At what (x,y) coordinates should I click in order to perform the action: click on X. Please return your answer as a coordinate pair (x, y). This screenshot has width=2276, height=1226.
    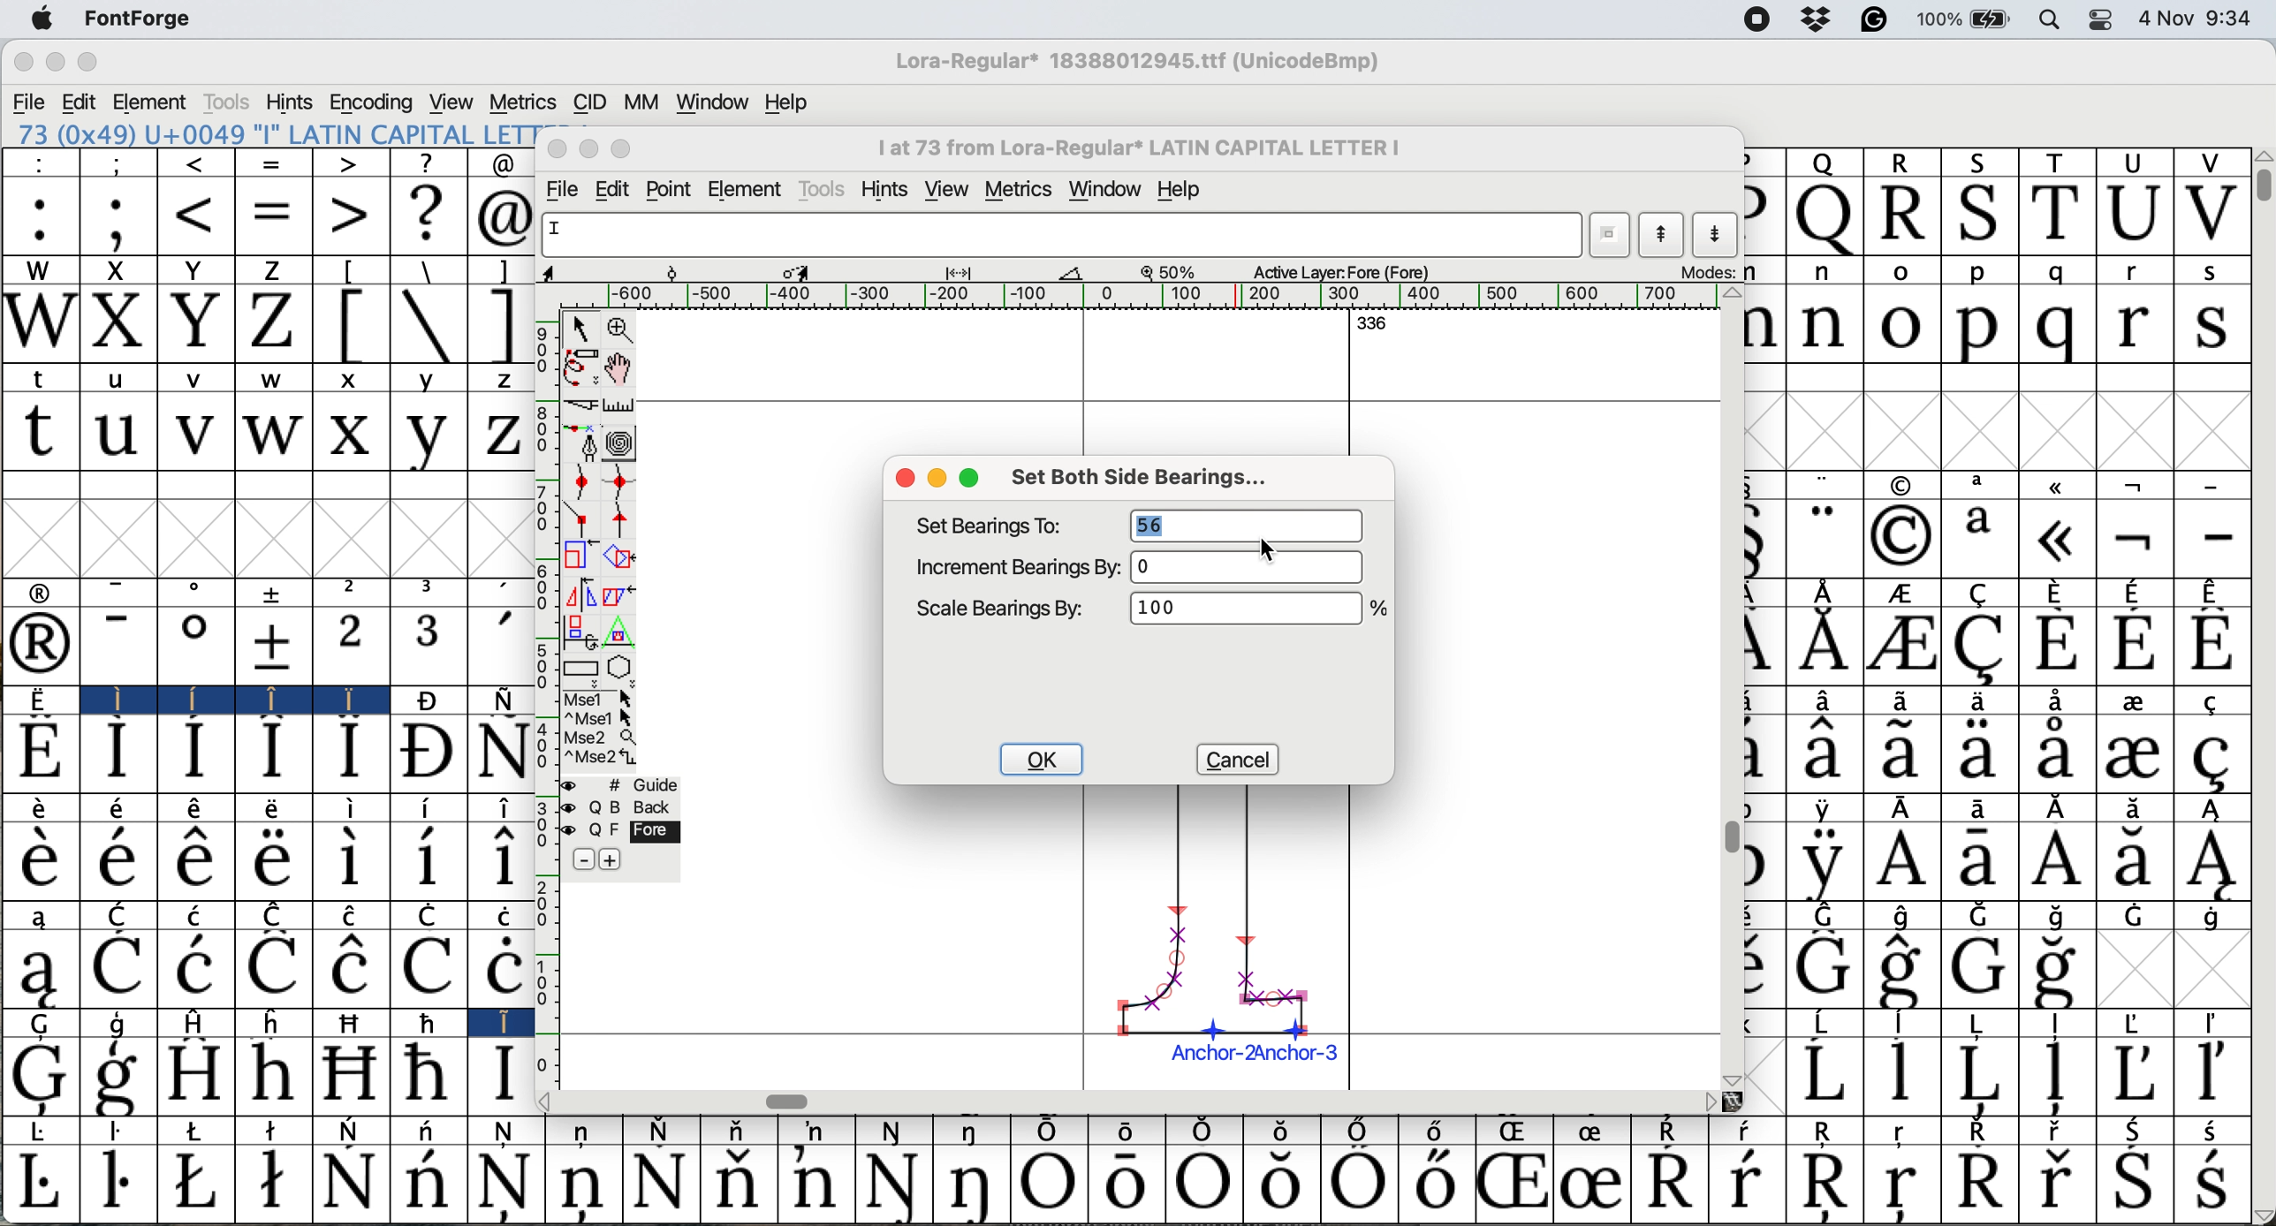
    Looking at the image, I should click on (118, 325).